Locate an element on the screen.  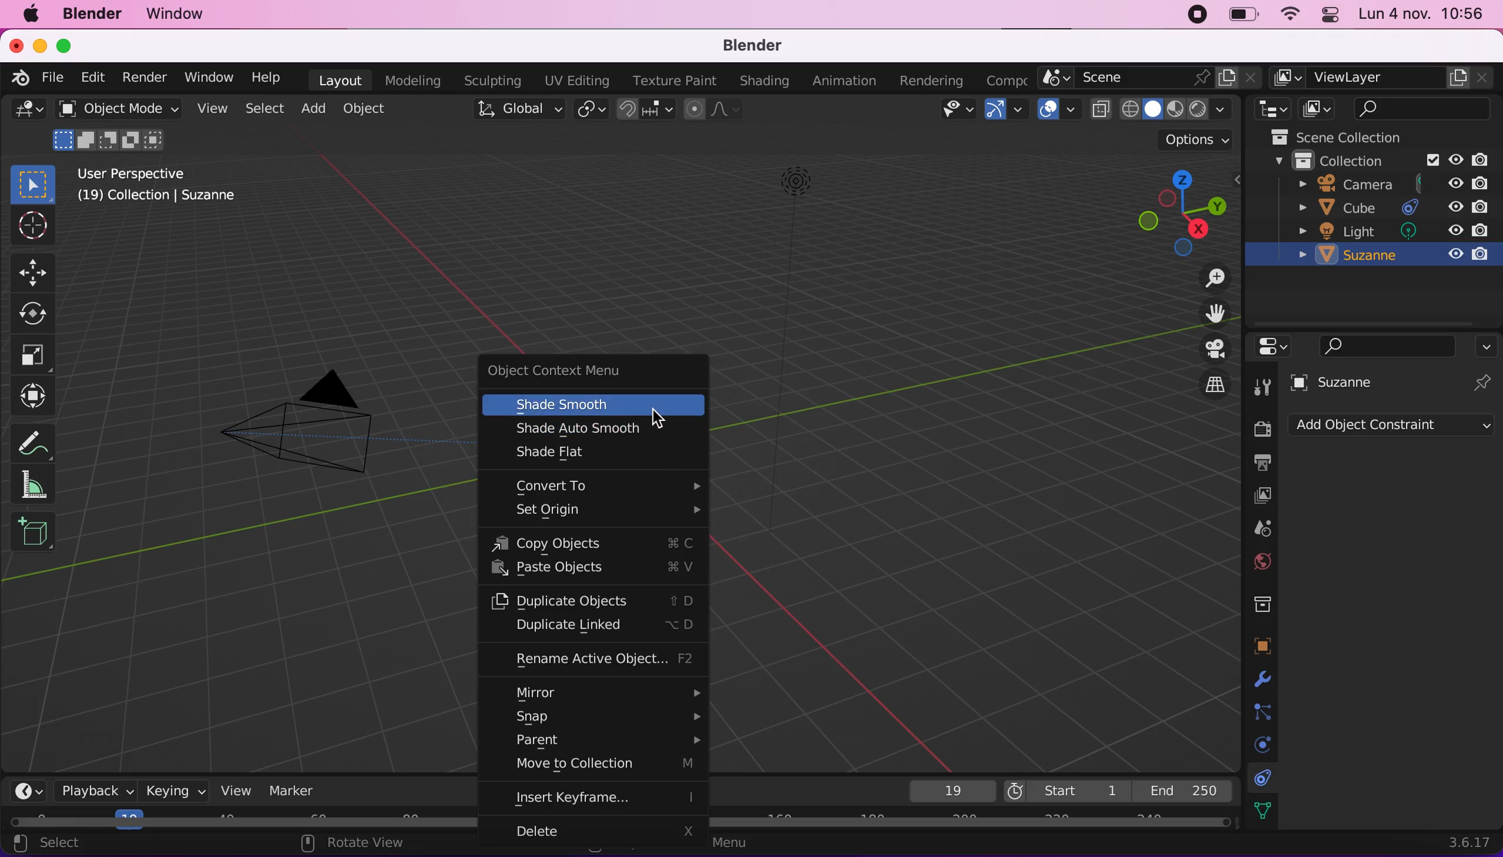
panel control is located at coordinates (1331, 14).